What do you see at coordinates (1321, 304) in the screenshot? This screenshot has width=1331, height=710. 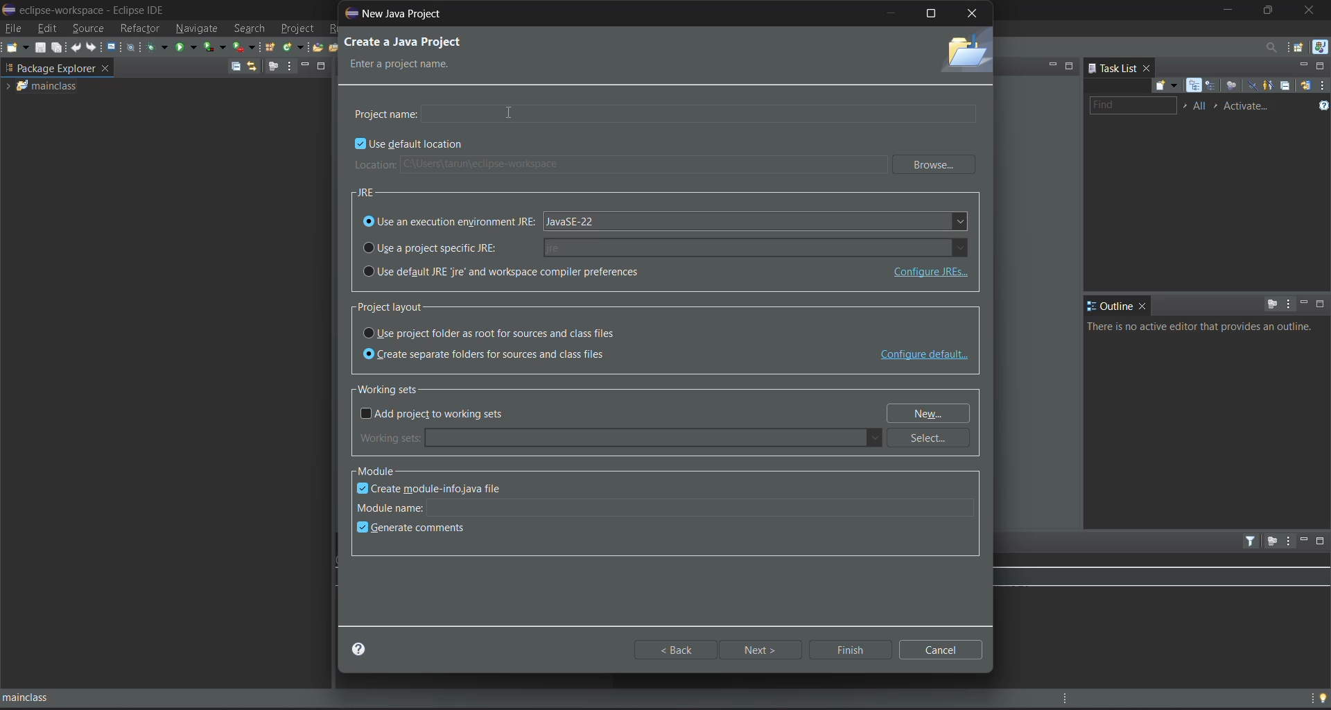 I see `maximize` at bounding box center [1321, 304].